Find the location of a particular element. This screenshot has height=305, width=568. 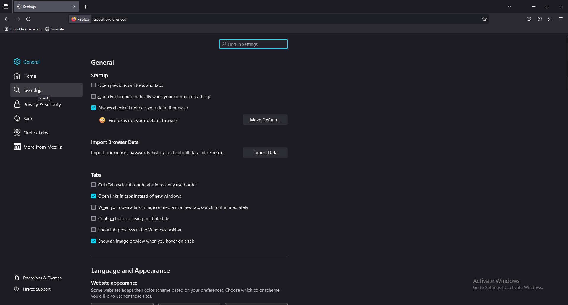

info is located at coordinates (190, 291).